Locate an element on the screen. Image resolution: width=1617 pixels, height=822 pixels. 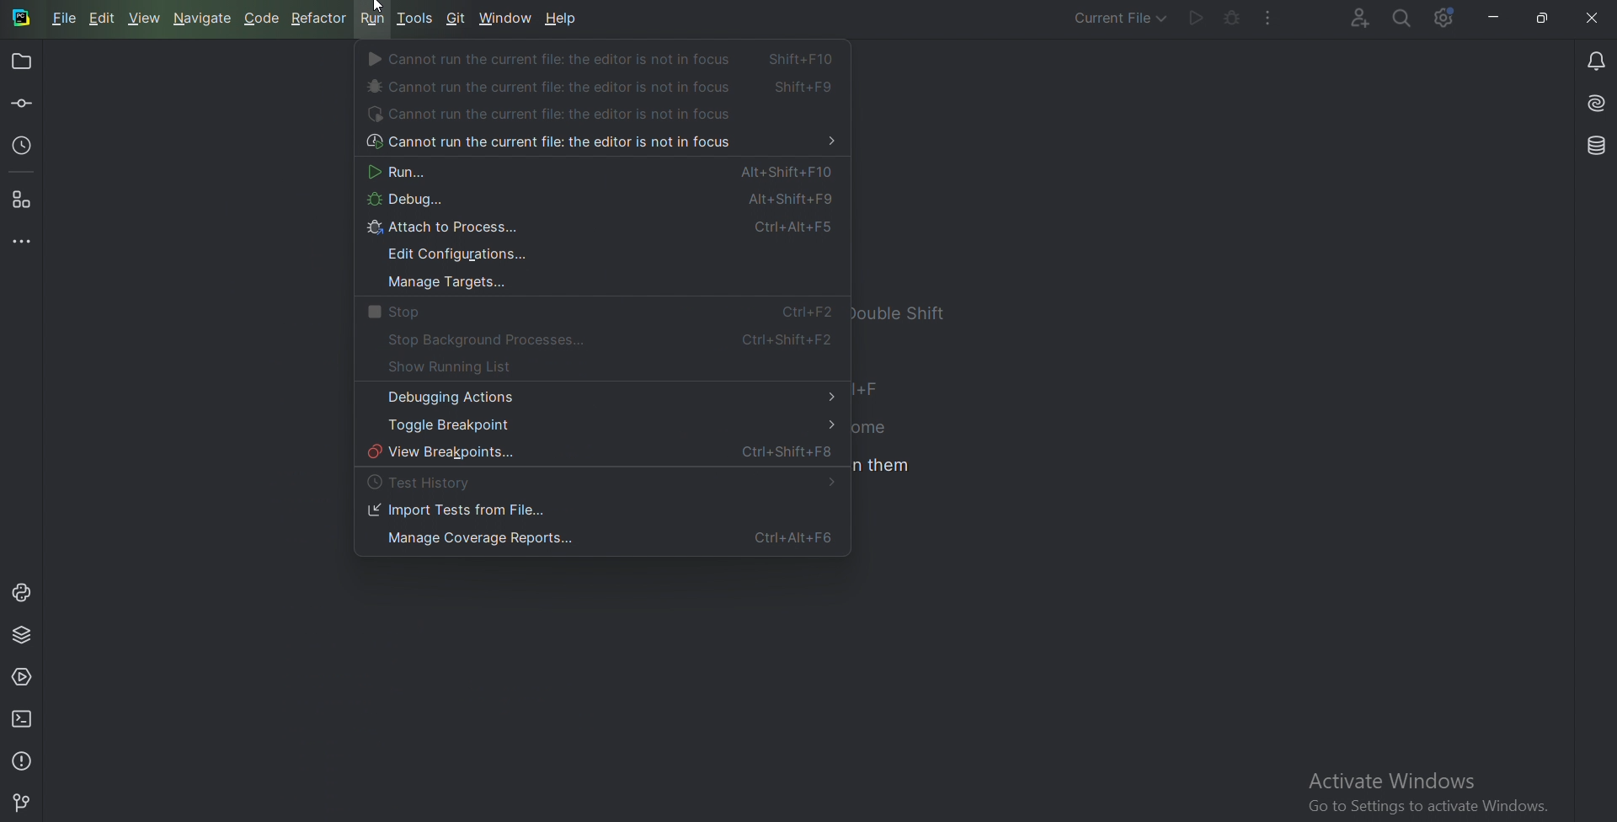
Structure is located at coordinates (24, 201).